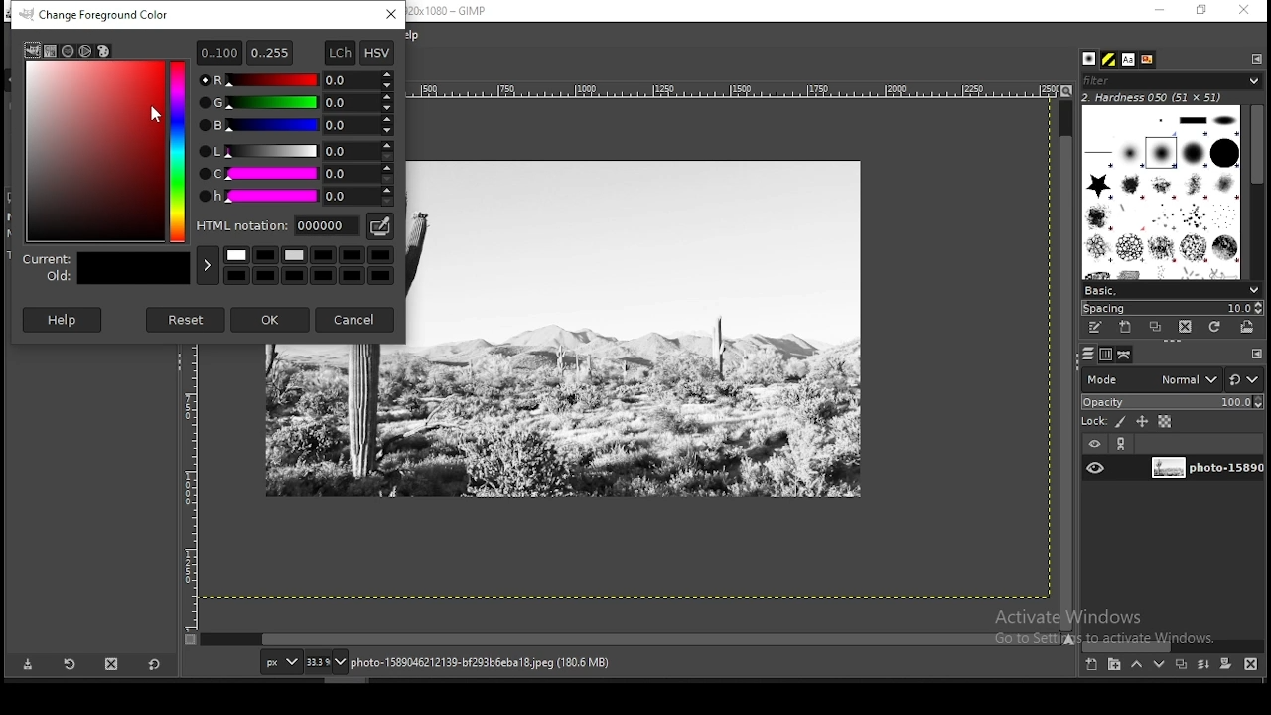  Describe the element at coordinates (1243, 10) in the screenshot. I see `close window` at that location.